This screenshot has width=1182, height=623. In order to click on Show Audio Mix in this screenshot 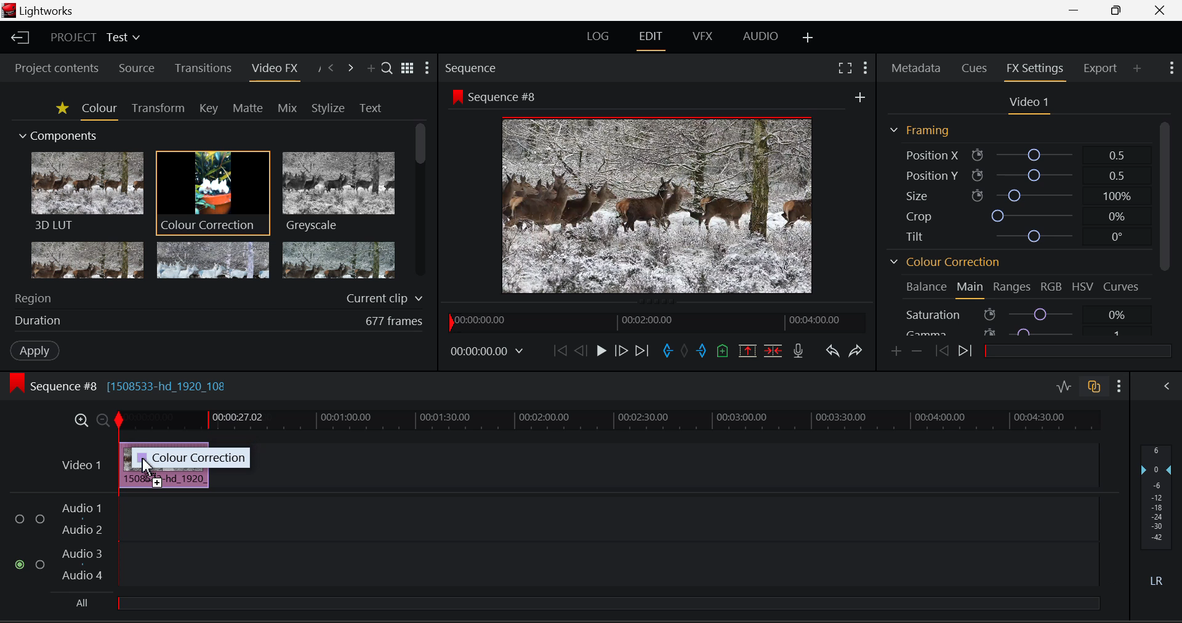, I will do `click(1167, 386)`.